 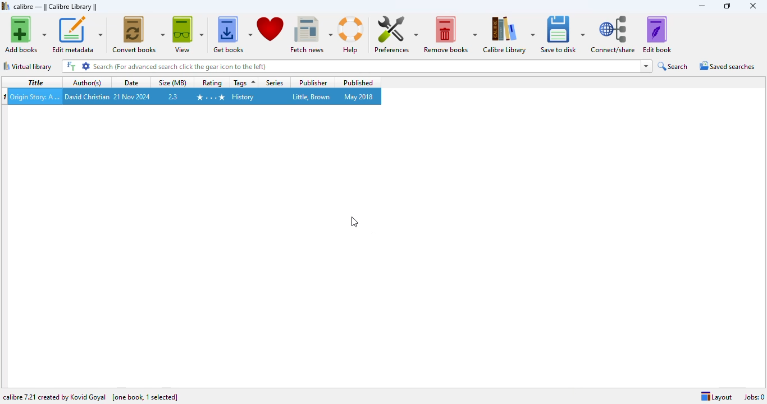 I want to click on 21 Nov 2024, so click(x=132, y=96).